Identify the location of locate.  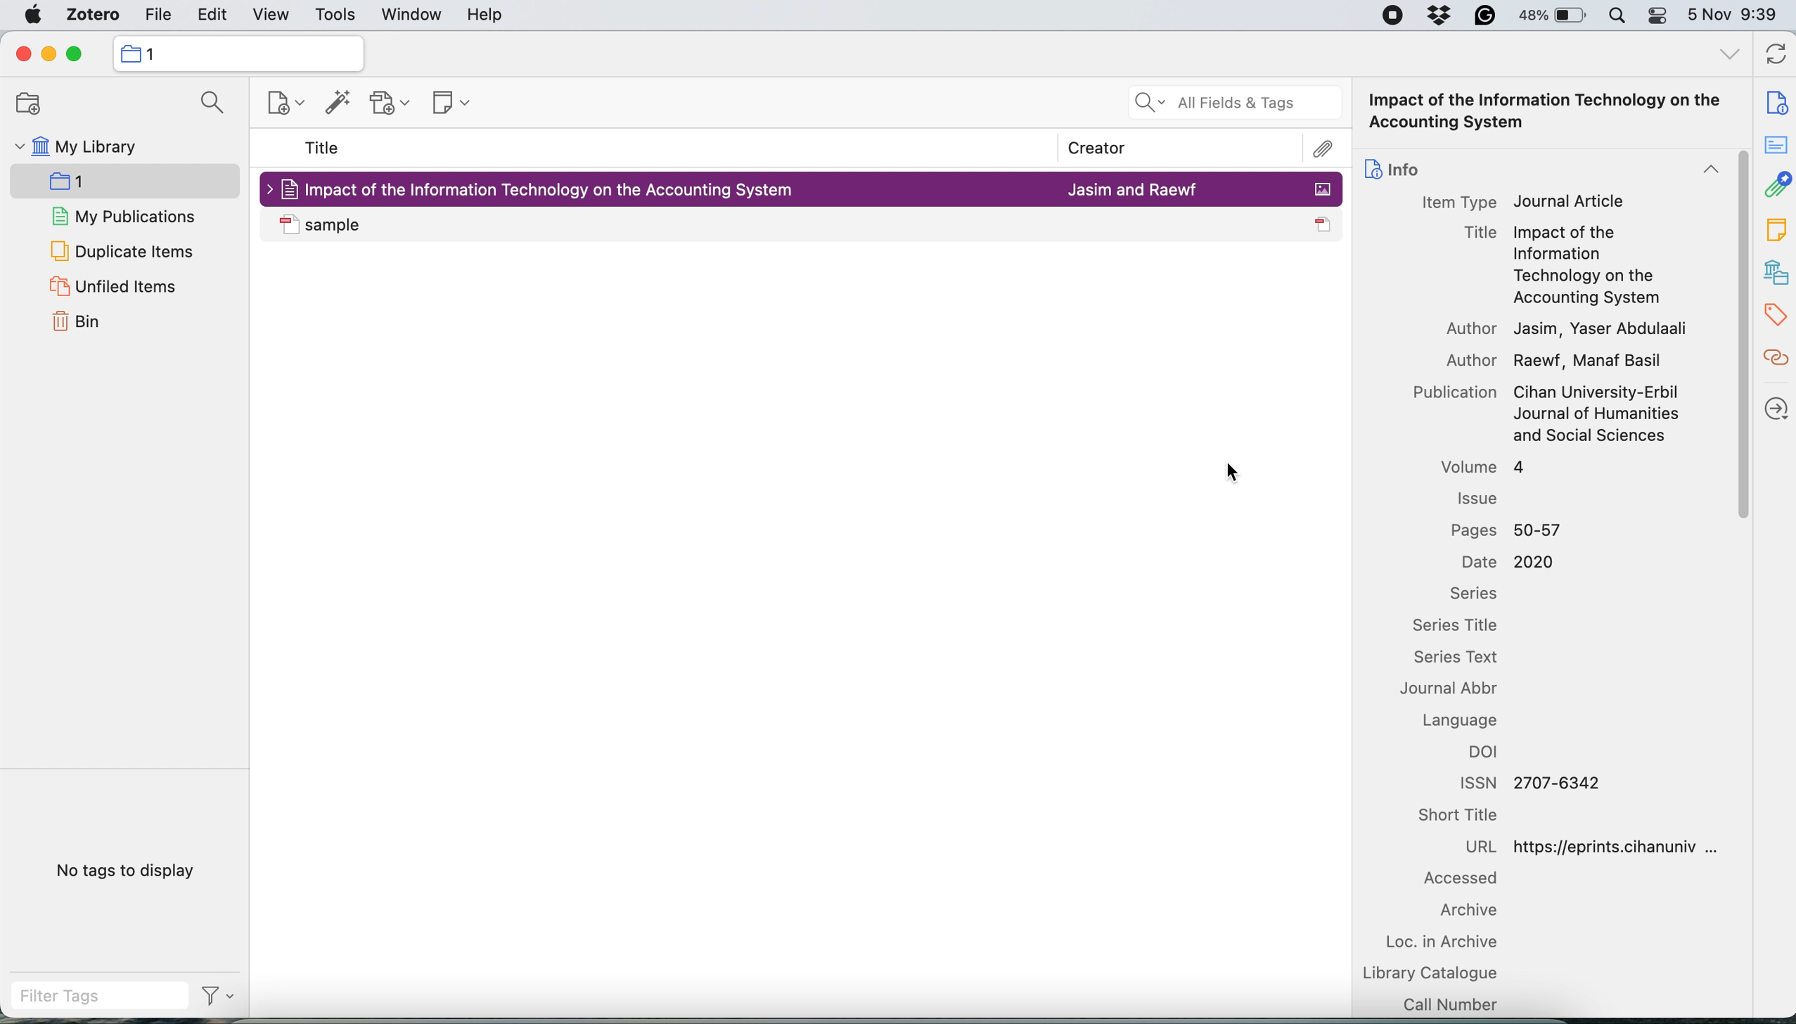
(1775, 407).